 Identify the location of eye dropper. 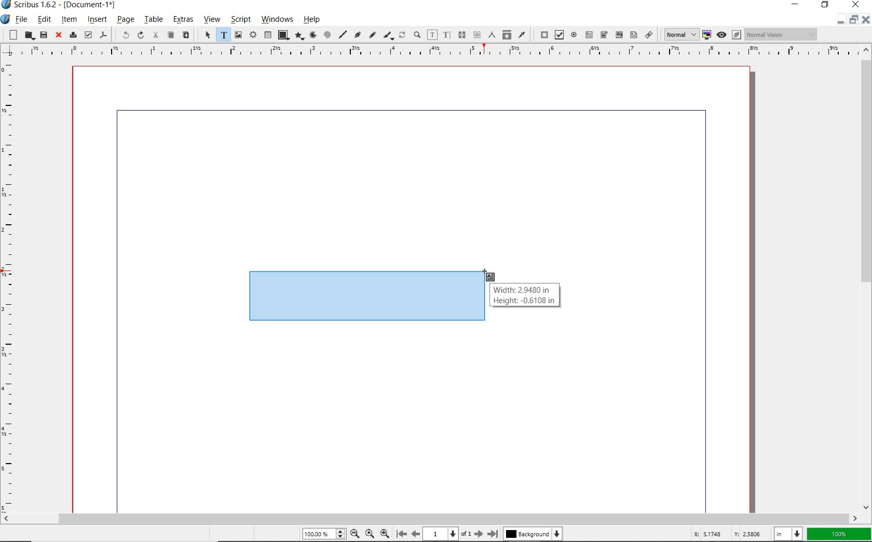
(522, 34).